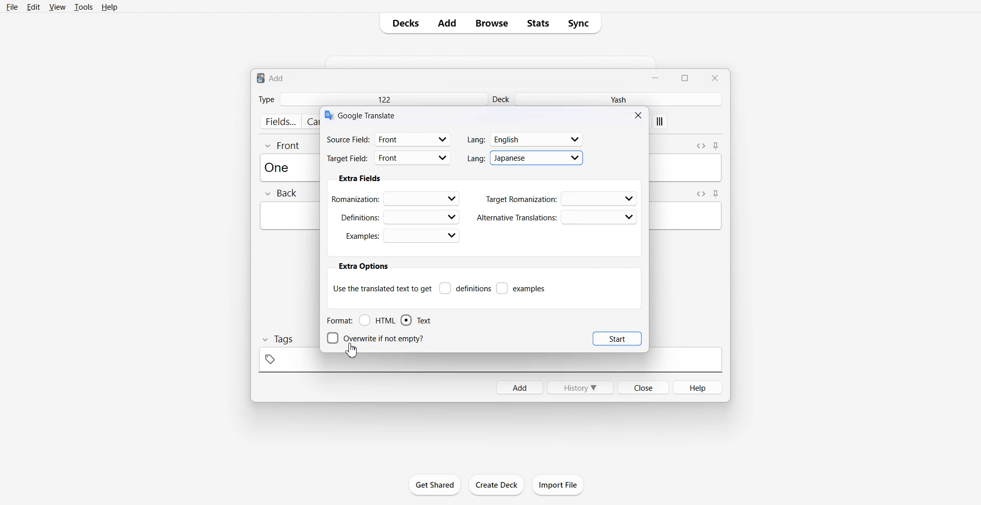 The width and height of the screenshot is (981, 505). Describe the element at coordinates (699, 193) in the screenshot. I see `Toggle HTML Editor` at that location.